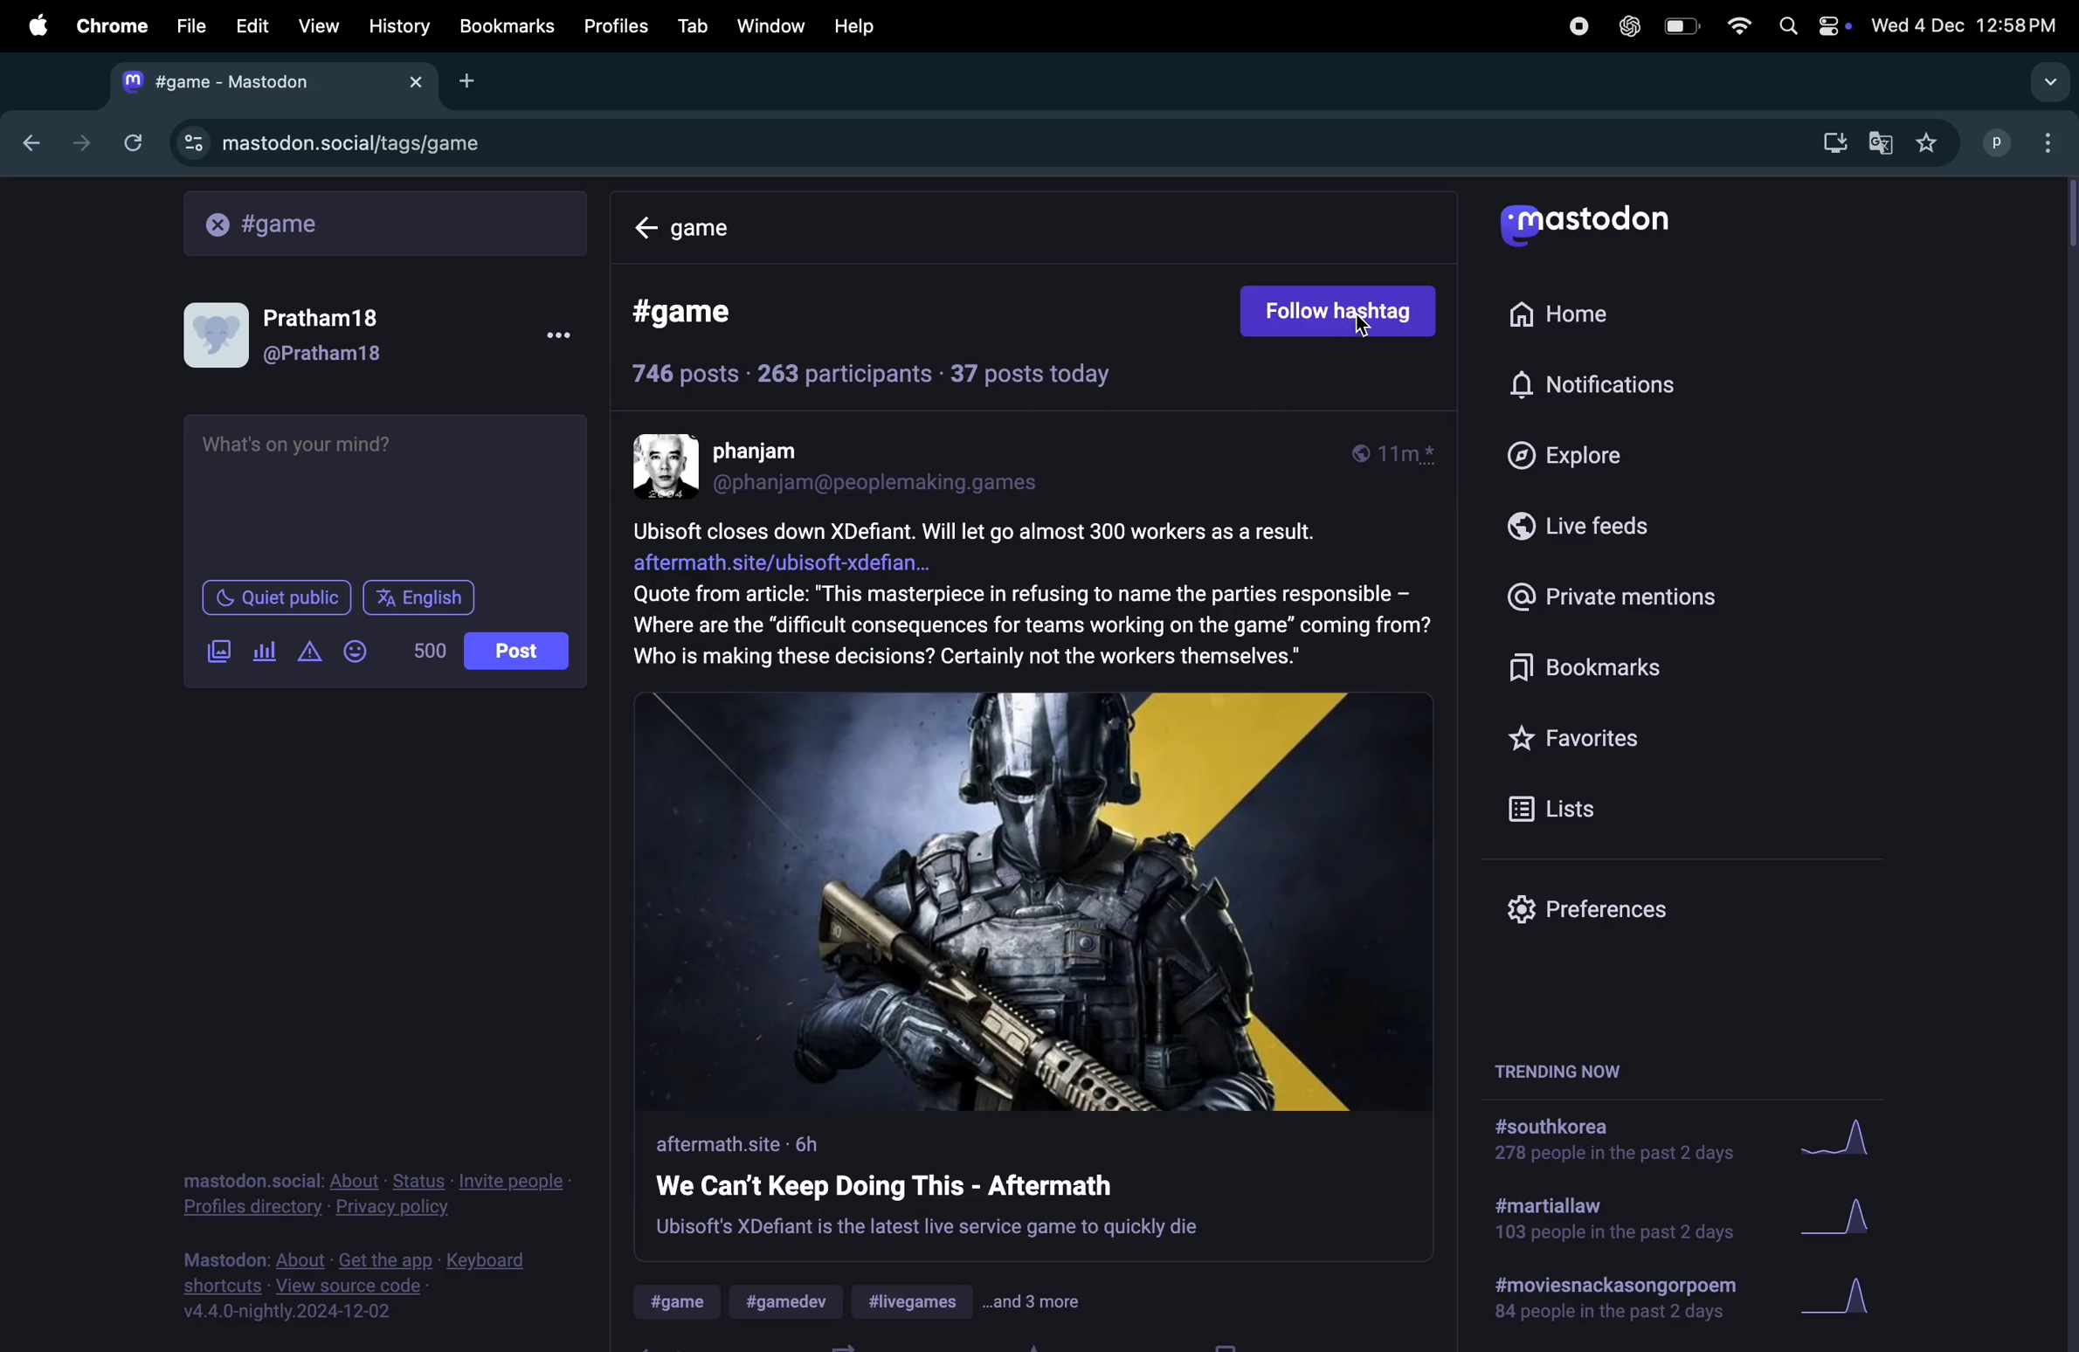 The height and width of the screenshot is (1352, 2079). What do you see at coordinates (274, 597) in the screenshot?
I see `Quiet public` at bounding box center [274, 597].